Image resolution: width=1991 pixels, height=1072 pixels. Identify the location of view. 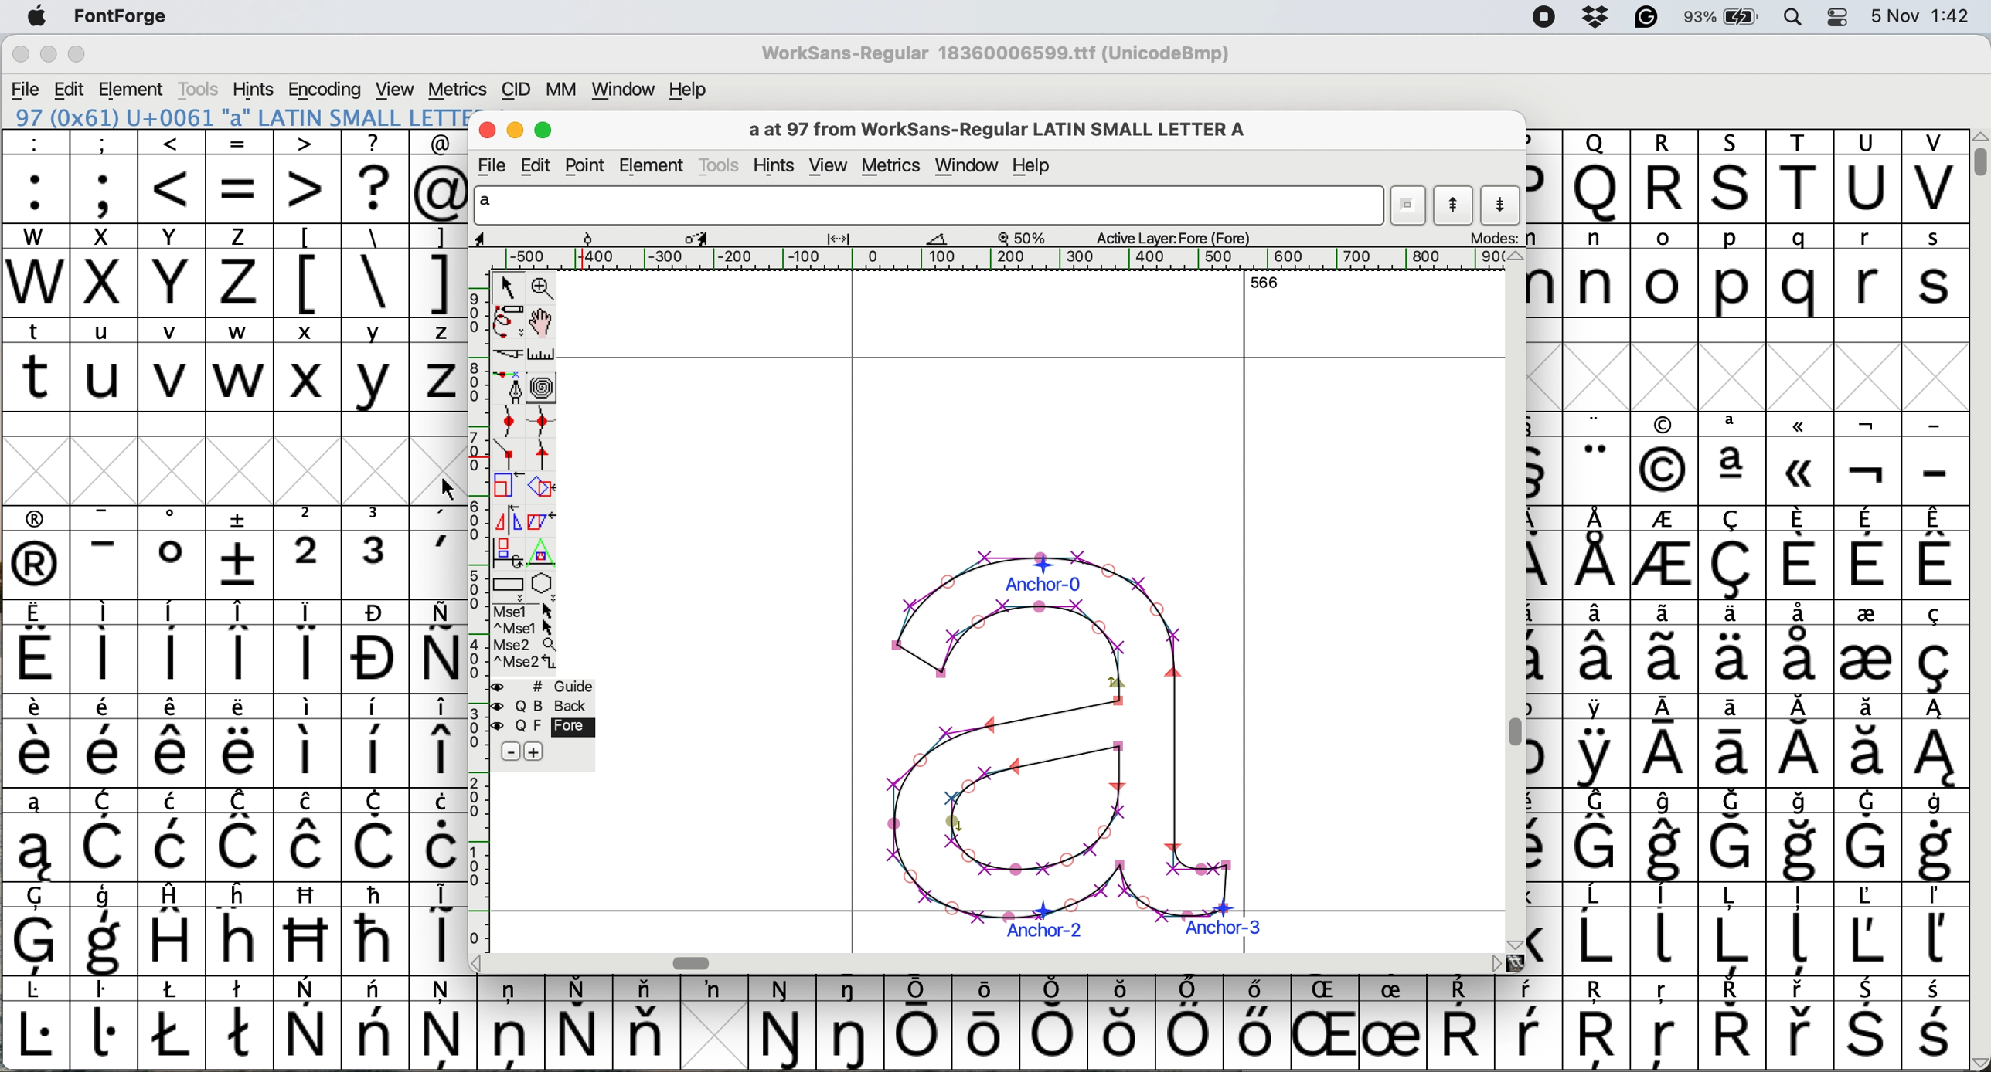
(393, 87).